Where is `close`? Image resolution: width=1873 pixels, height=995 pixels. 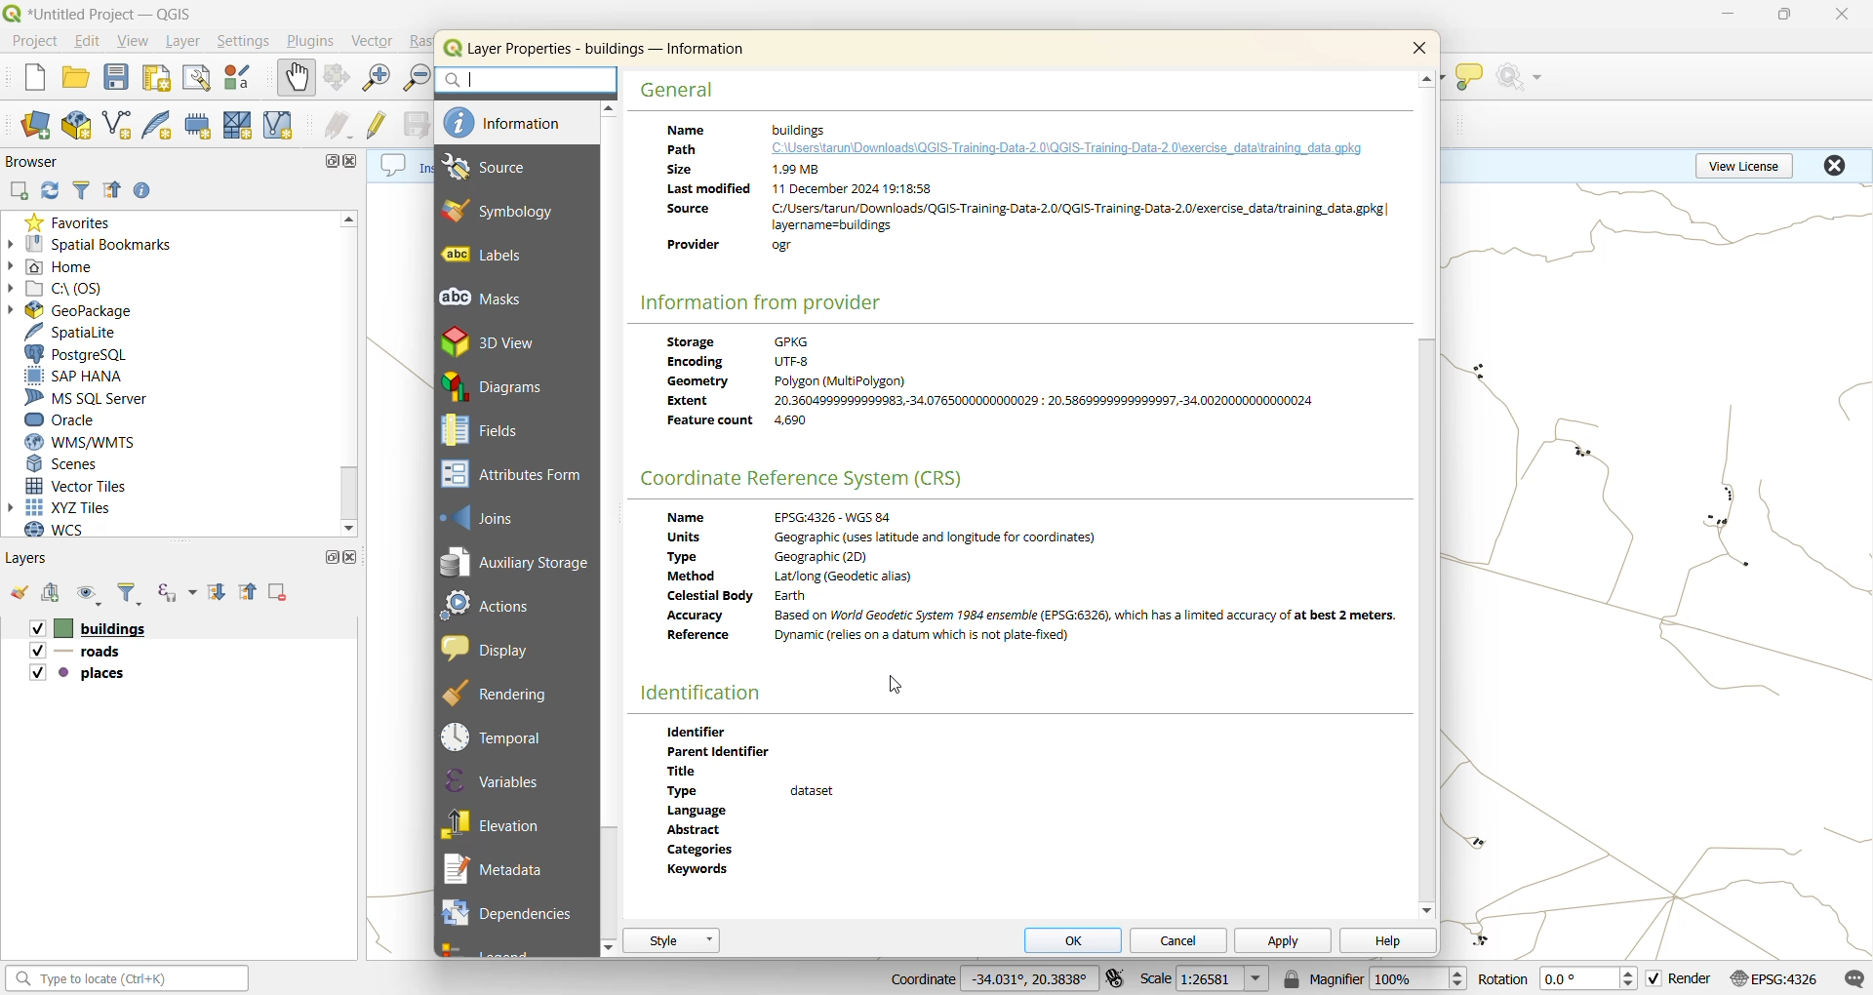 close is located at coordinates (349, 160).